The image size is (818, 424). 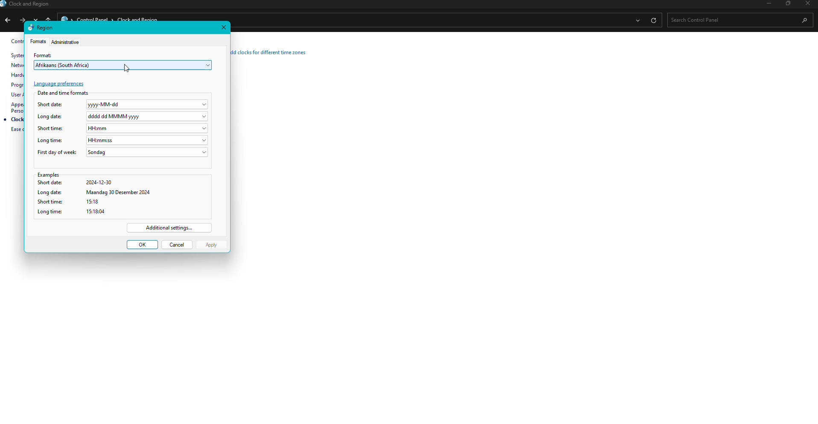 What do you see at coordinates (37, 18) in the screenshot?
I see `down` at bounding box center [37, 18].